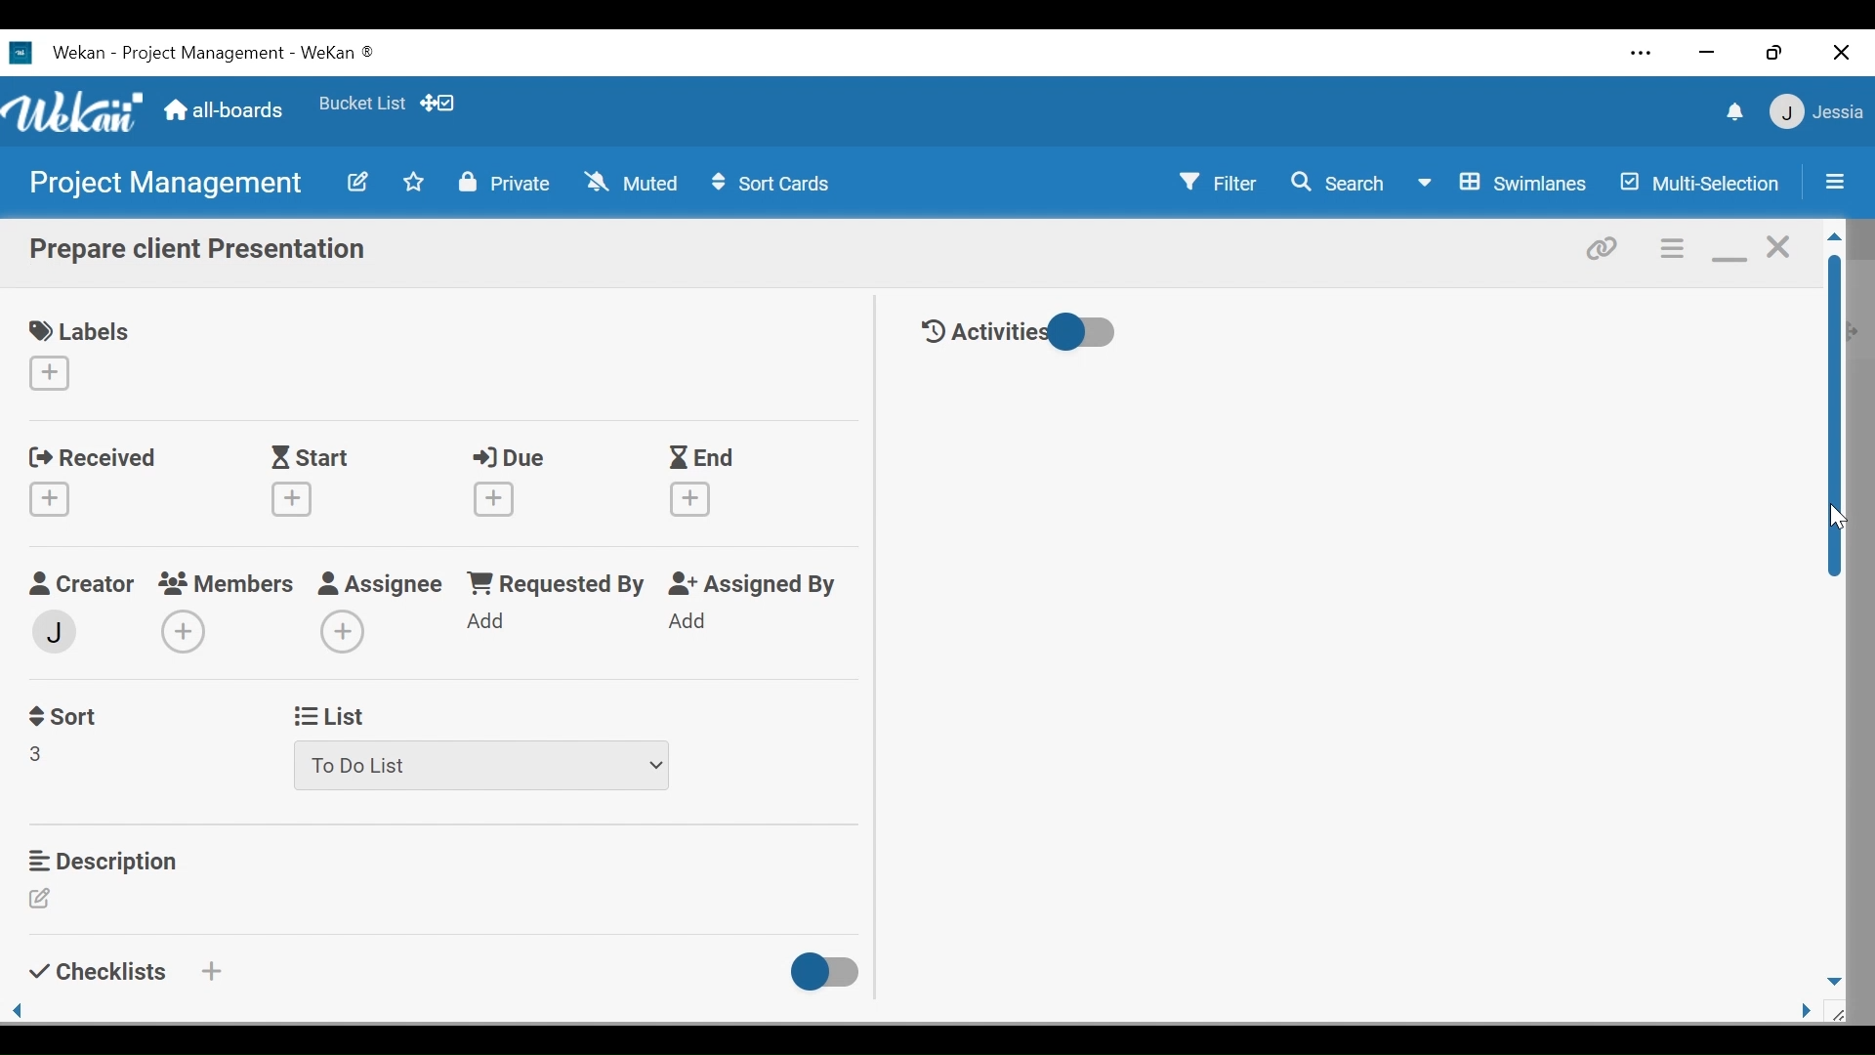 The height and width of the screenshot is (1055, 1875). I want to click on Due Date, so click(518, 460).